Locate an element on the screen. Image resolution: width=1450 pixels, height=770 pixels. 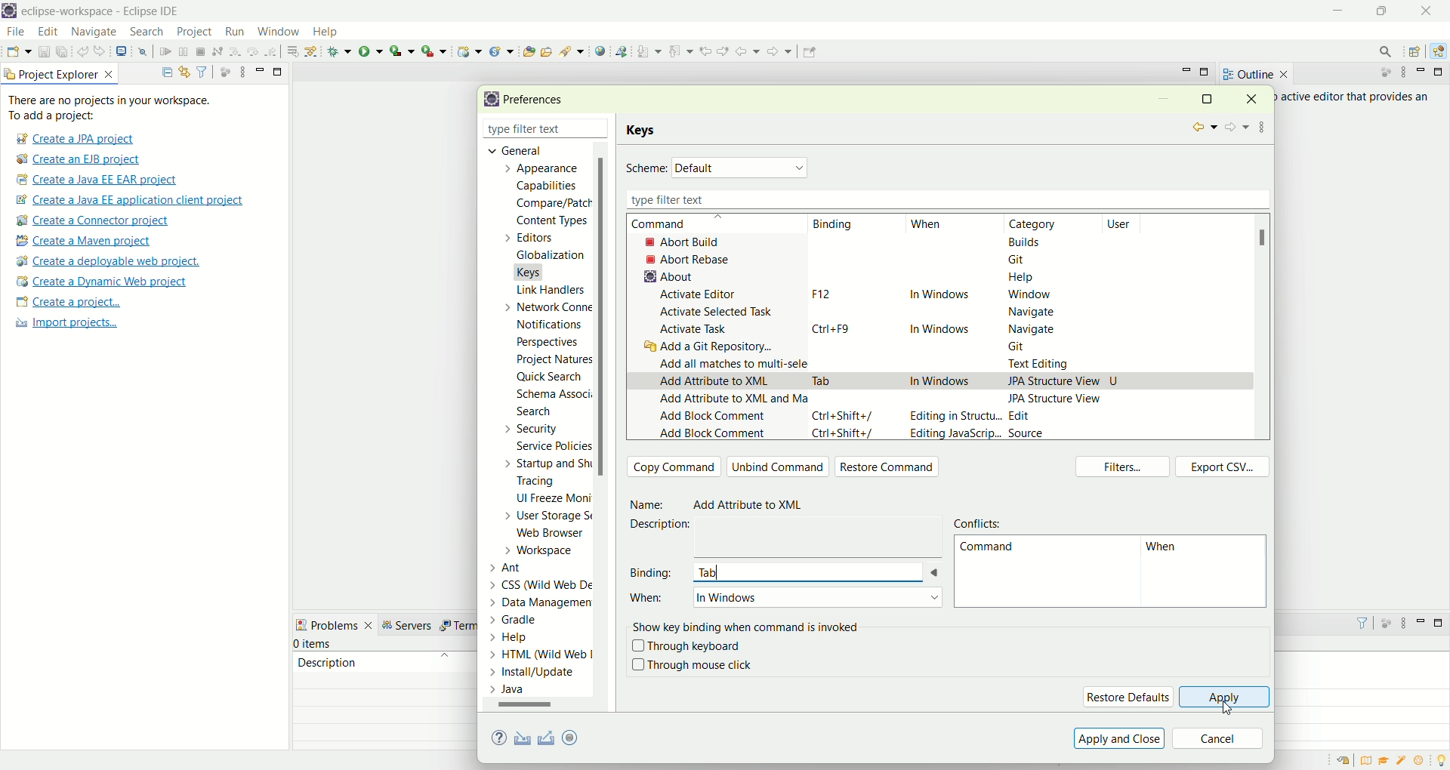
git is located at coordinates (1021, 259).